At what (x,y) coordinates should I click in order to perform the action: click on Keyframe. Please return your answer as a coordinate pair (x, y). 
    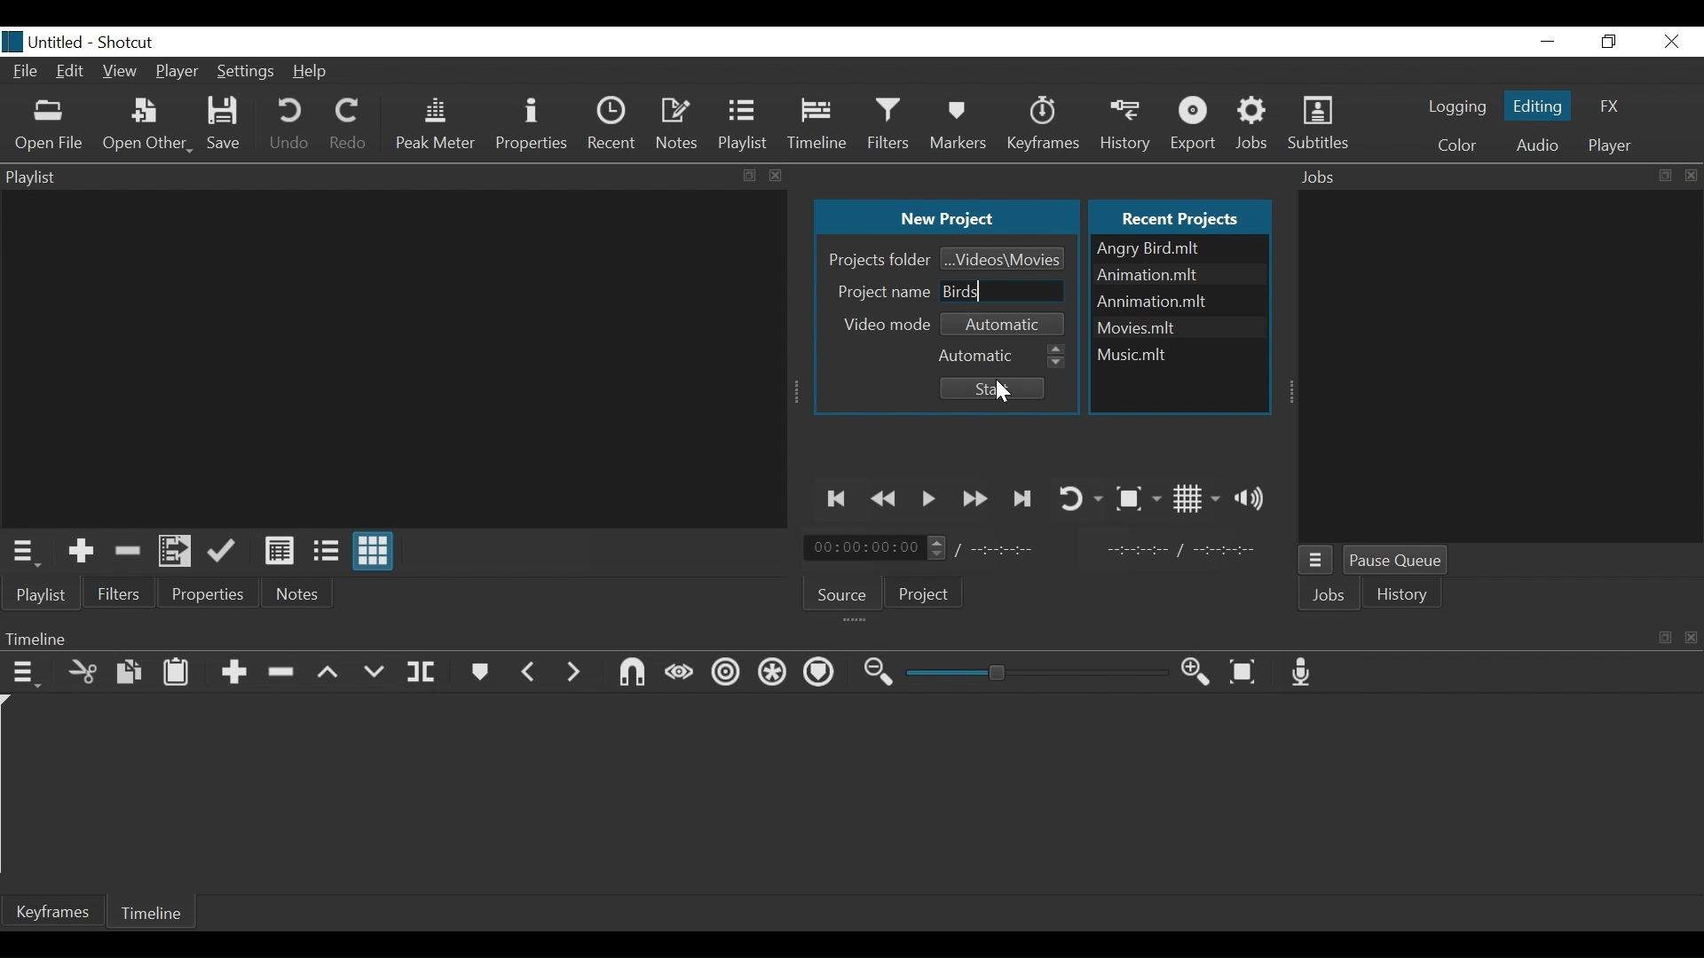
    Looking at the image, I should click on (54, 911).